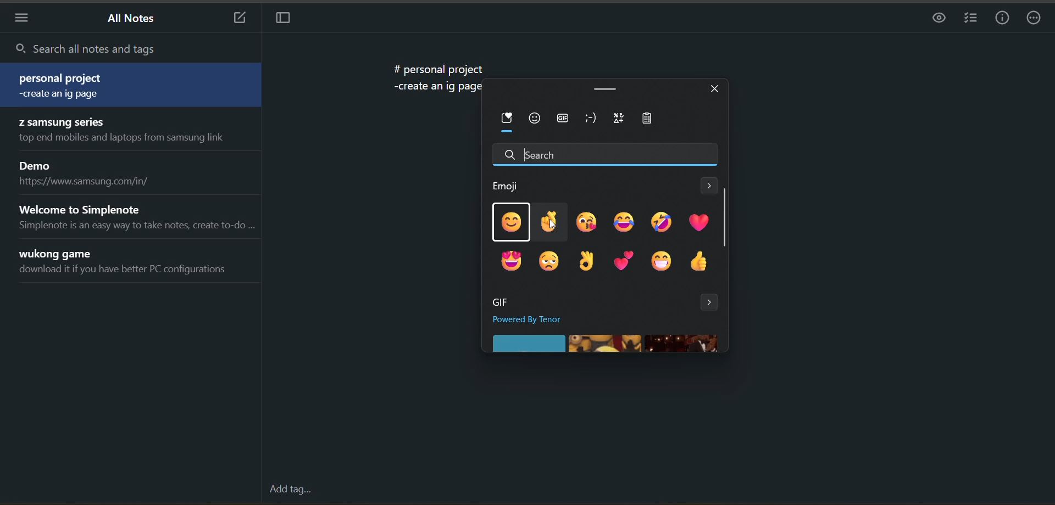  Describe the element at coordinates (1035, 19) in the screenshot. I see `actions` at that location.